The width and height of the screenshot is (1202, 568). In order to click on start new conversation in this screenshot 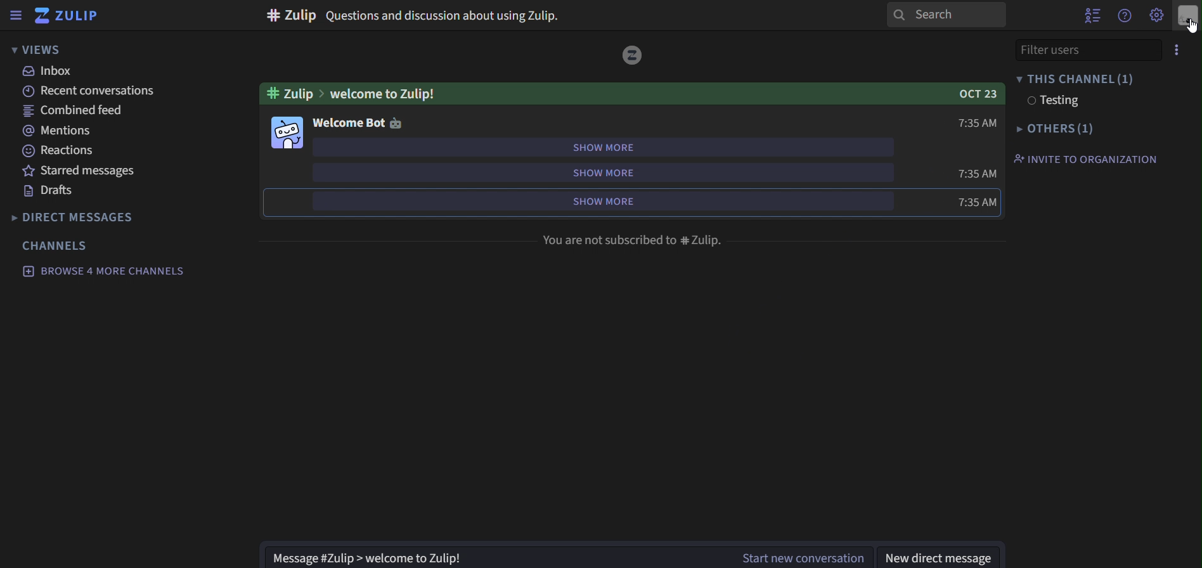, I will do `click(806, 555)`.